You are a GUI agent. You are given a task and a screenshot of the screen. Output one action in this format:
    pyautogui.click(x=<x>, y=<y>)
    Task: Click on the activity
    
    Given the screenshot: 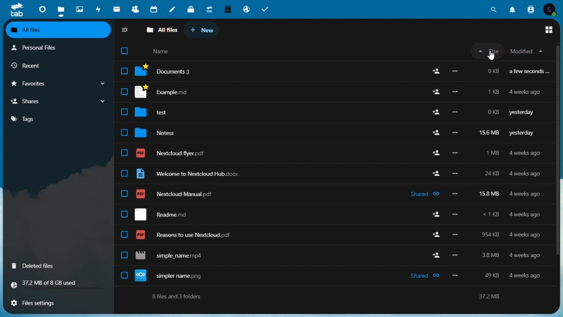 What is the action you would take?
    pyautogui.click(x=98, y=9)
    